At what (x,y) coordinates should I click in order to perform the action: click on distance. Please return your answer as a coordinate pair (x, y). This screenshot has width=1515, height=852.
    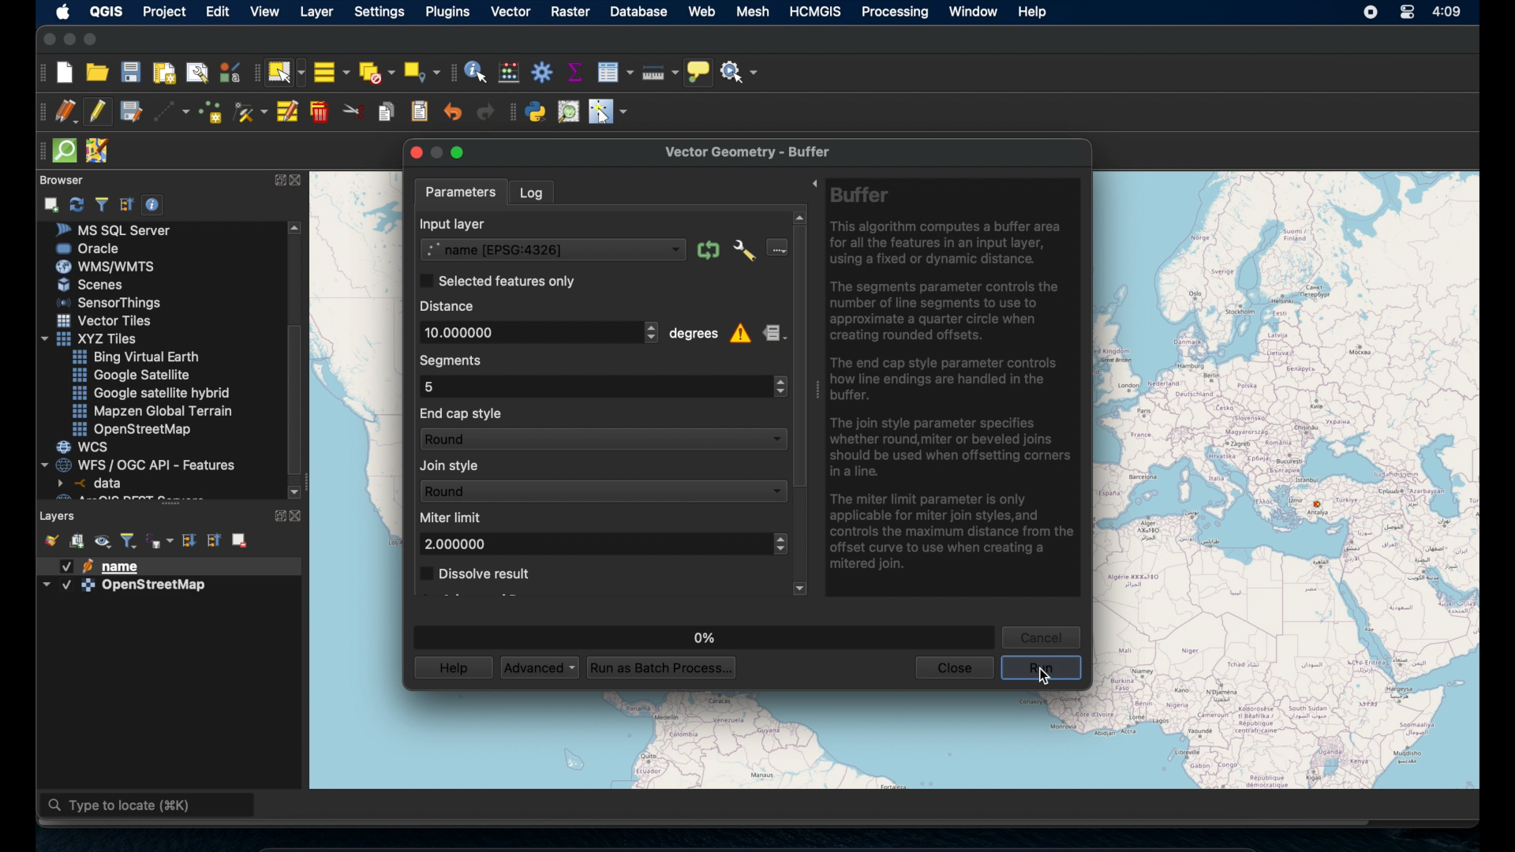
    Looking at the image, I should click on (451, 306).